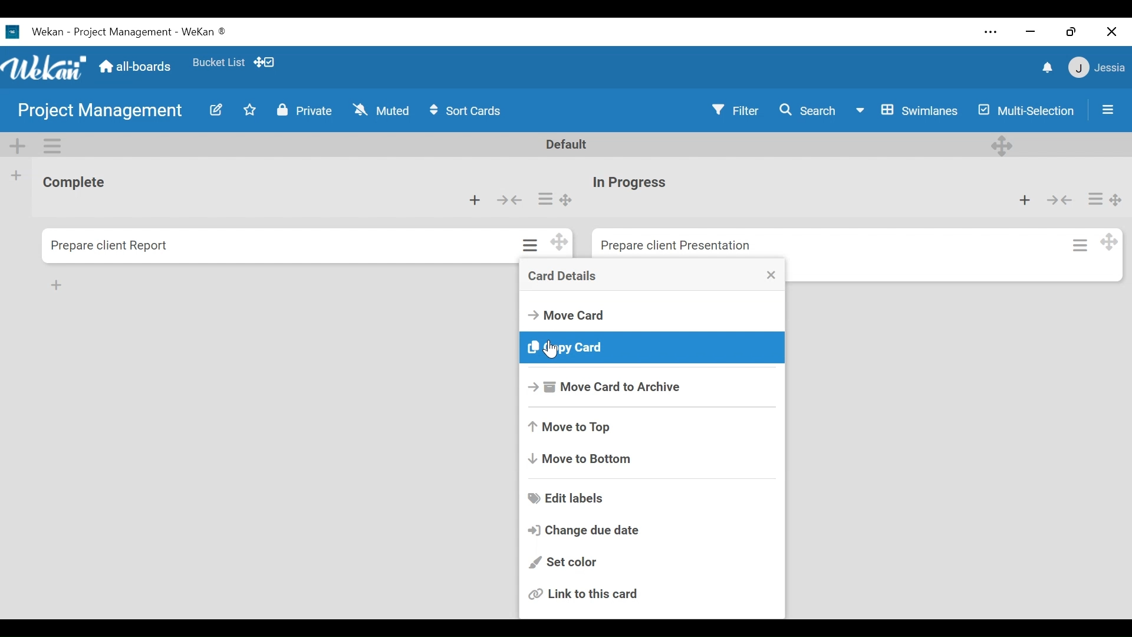  I want to click on Restore, so click(1073, 31).